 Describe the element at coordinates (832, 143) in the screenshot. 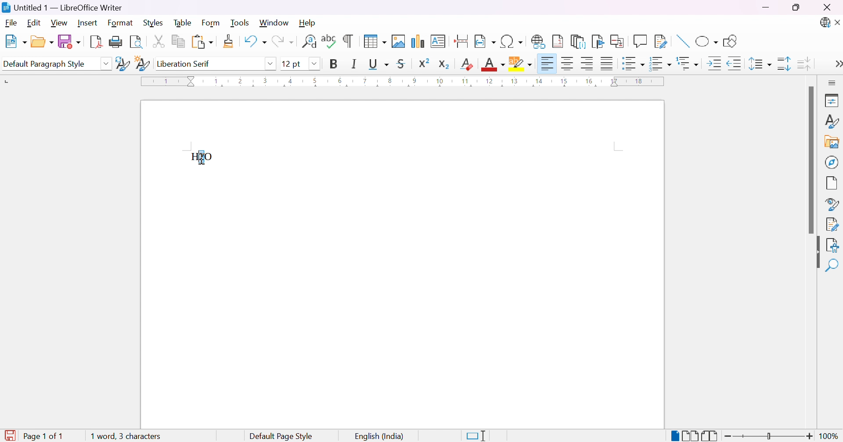

I see `Insert image` at that location.